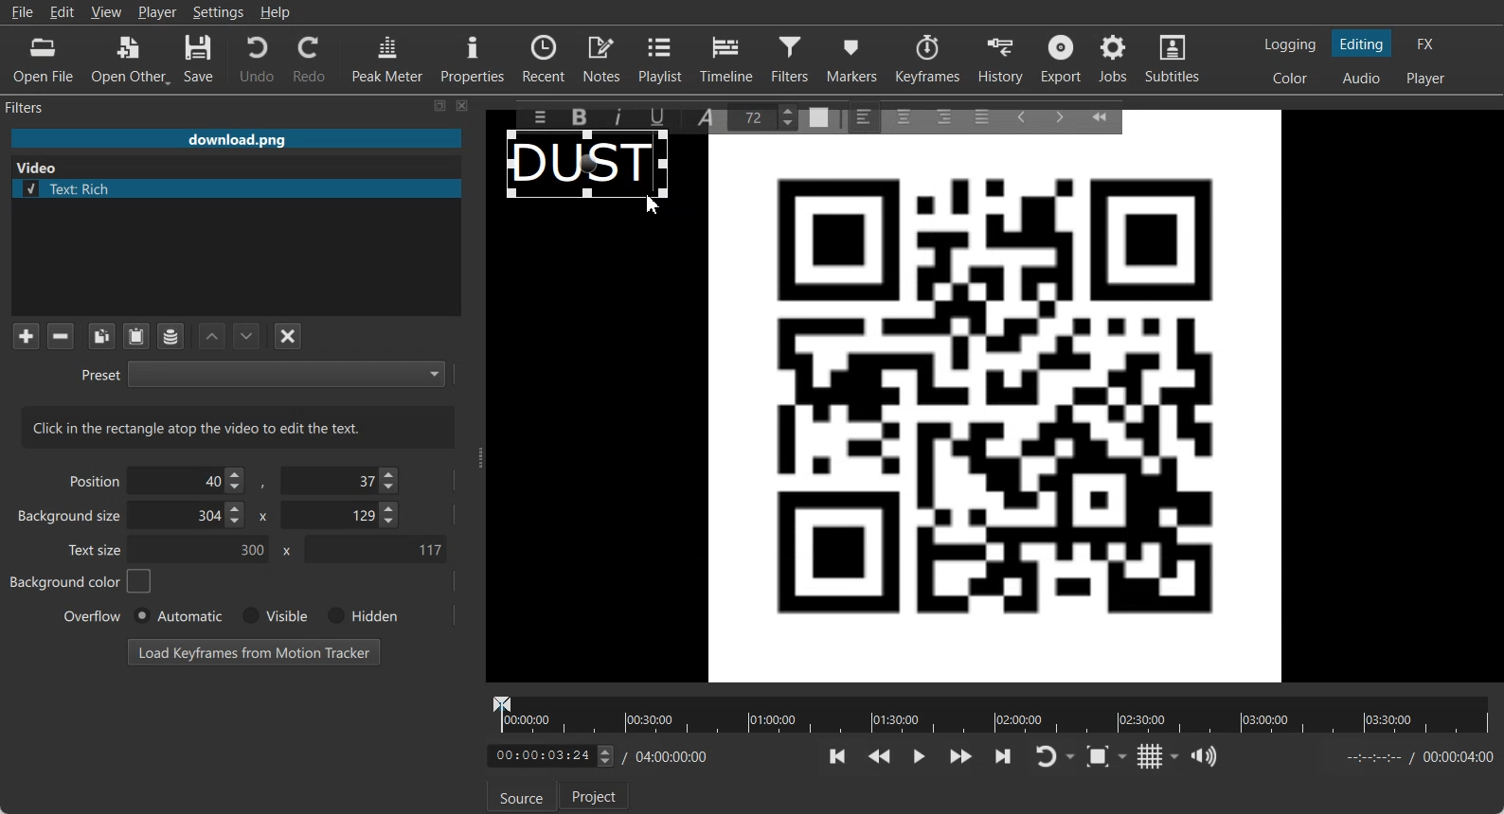  I want to click on Text size X- Co-ordinate, so click(205, 551).